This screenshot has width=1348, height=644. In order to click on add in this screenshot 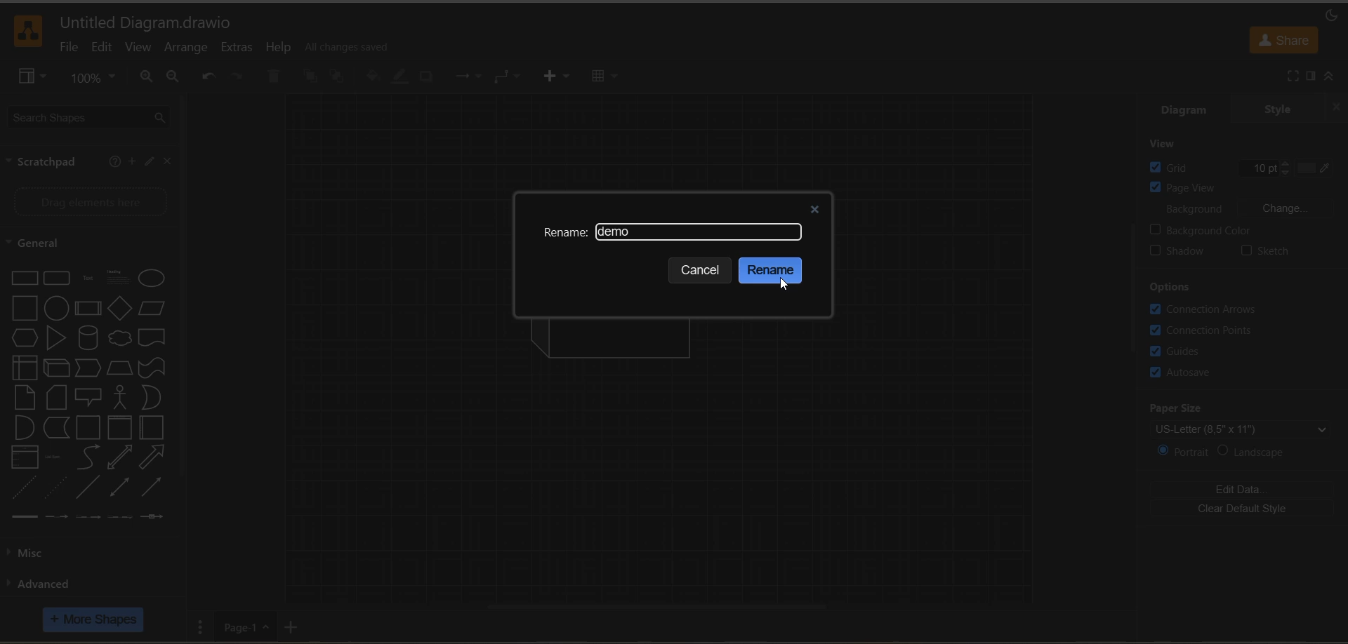, I will do `click(130, 161)`.